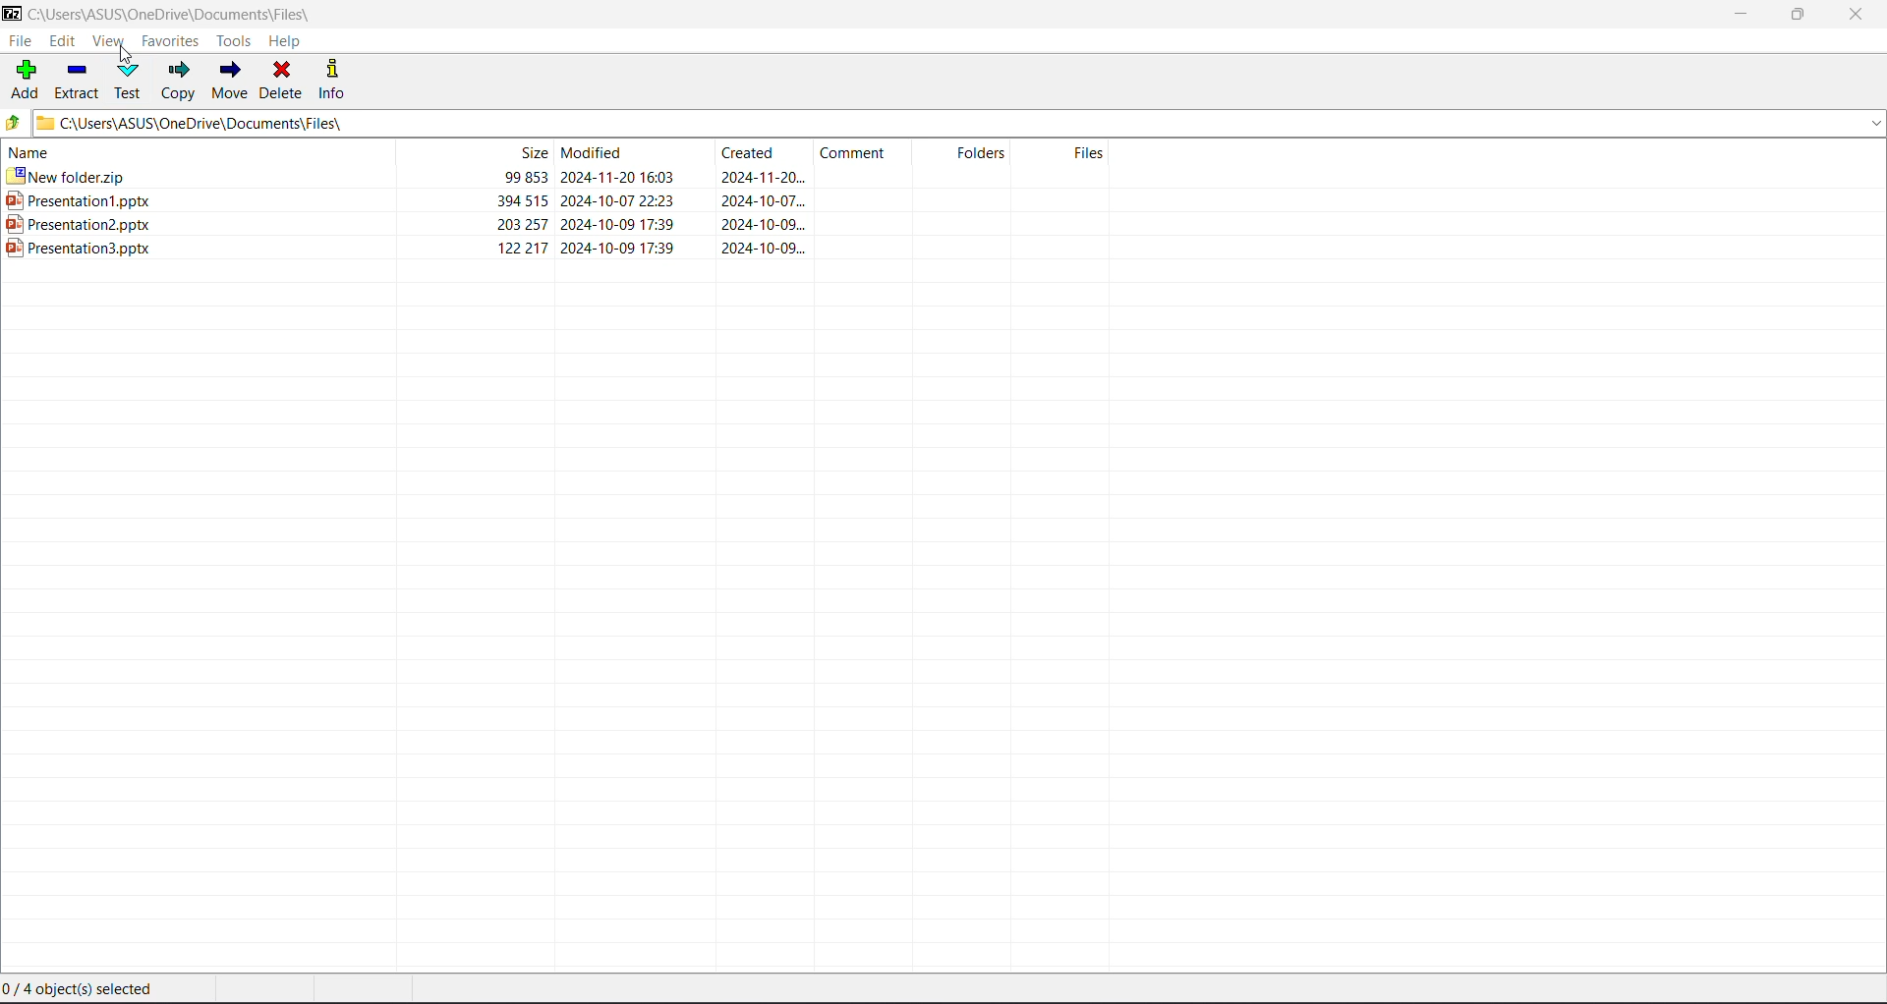 This screenshot has width=1887, height=1004. I want to click on created, so click(758, 151).